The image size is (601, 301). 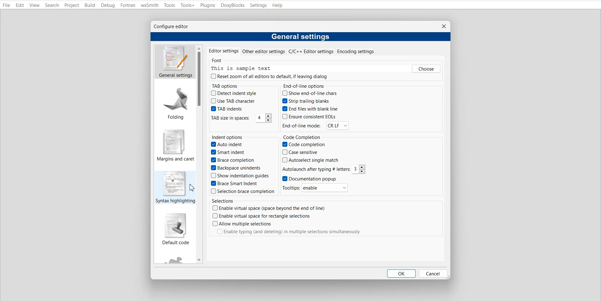 I want to click on Search, so click(x=52, y=5).